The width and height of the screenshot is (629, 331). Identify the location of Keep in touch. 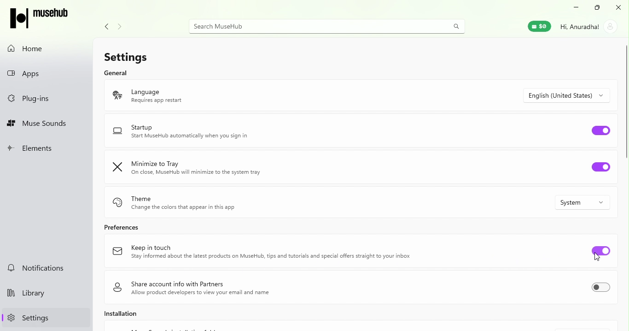
(285, 253).